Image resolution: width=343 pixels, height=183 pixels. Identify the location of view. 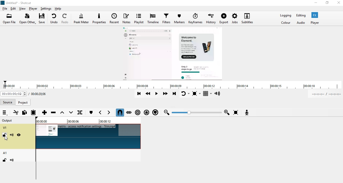
(23, 8).